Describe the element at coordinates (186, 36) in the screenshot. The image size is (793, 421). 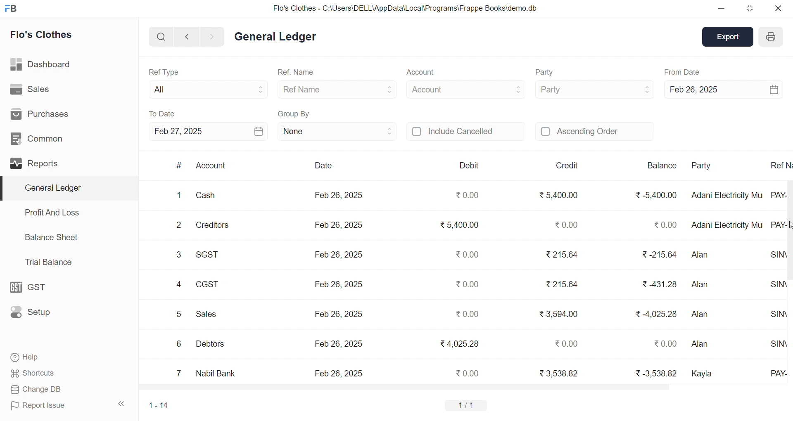
I see `NAVIGATE BACKWARD` at that location.